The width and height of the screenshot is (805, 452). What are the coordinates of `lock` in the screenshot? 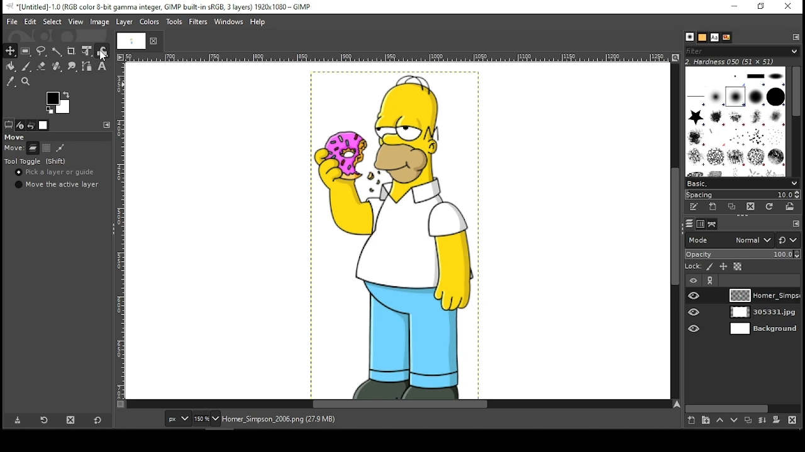 It's located at (693, 267).